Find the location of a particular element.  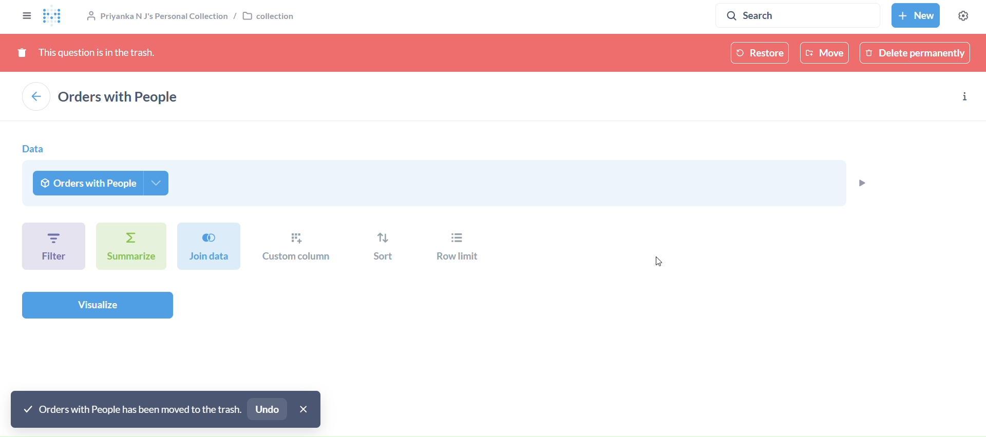

visualize is located at coordinates (99, 306).